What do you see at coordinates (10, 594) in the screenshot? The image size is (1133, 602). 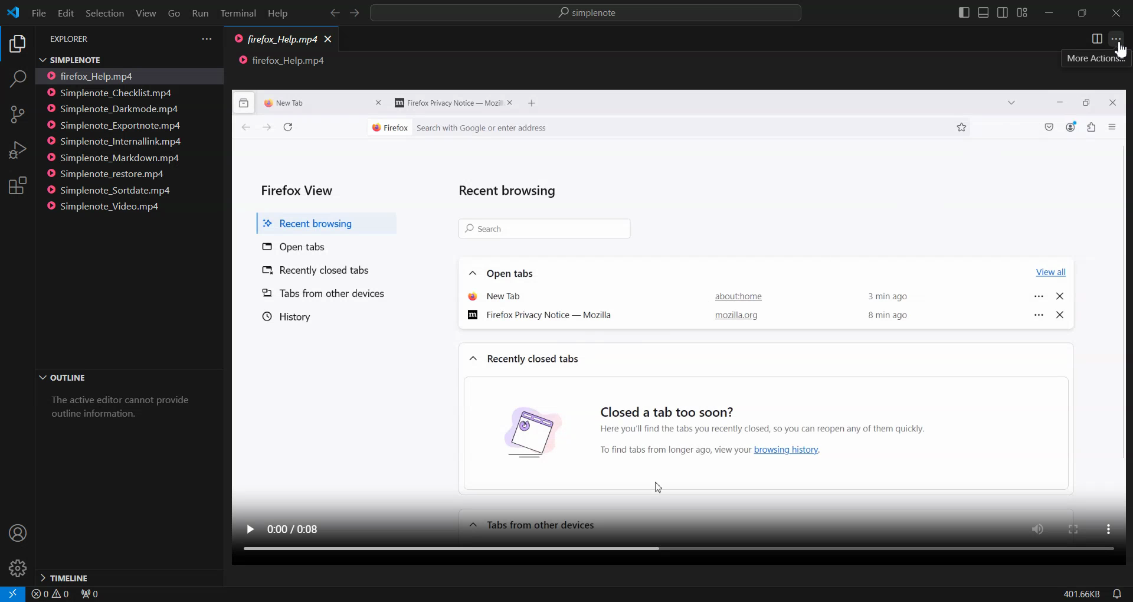 I see `Open a remote window` at bounding box center [10, 594].